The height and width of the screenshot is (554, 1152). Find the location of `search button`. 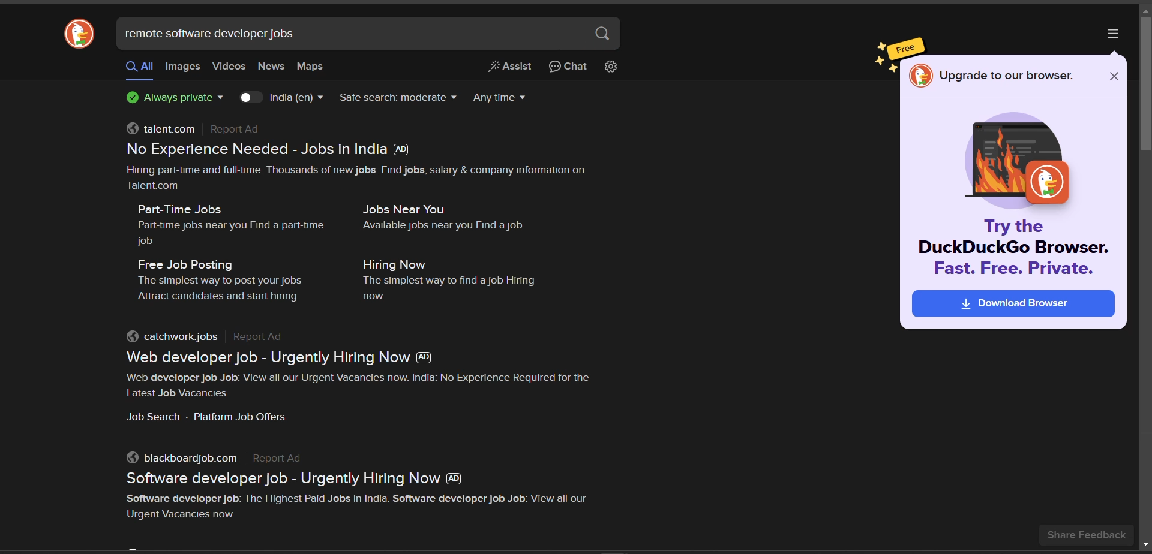

search button is located at coordinates (601, 32).